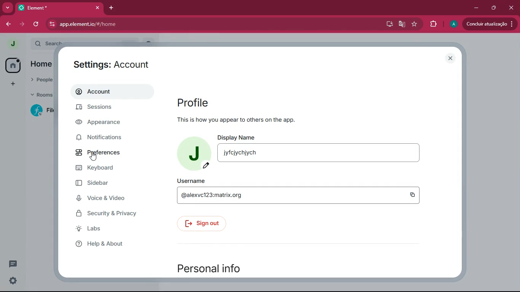  I want to click on help & about, so click(112, 245).